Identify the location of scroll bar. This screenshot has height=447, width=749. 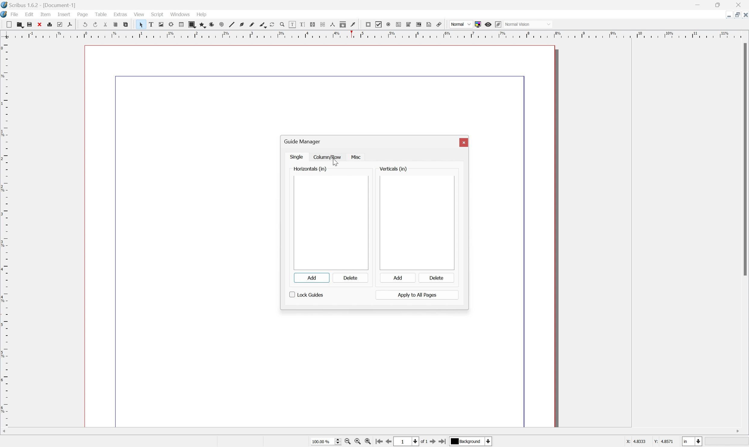
(744, 159).